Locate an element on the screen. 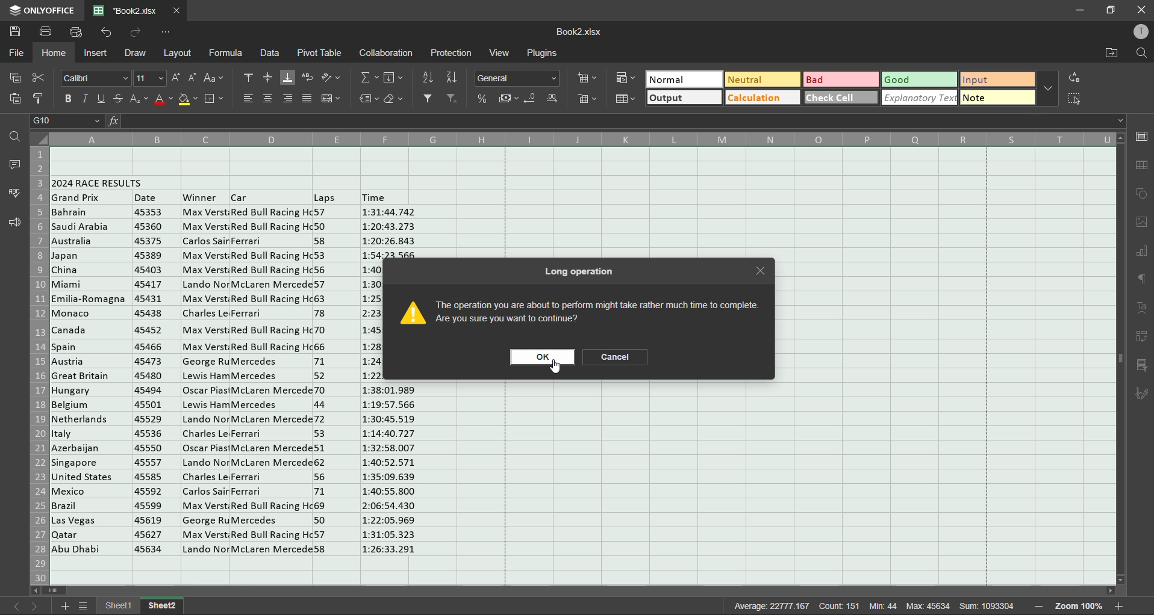 The width and height of the screenshot is (1154, 615).  is located at coordinates (243, 197).